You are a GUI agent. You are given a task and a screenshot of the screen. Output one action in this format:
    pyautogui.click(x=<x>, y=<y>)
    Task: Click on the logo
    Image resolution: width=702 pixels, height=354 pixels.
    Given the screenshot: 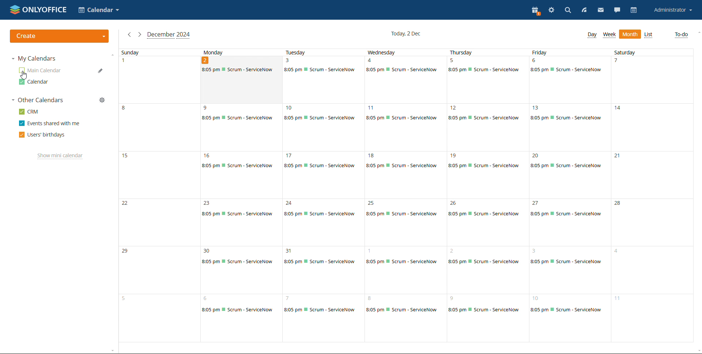 What is the action you would take?
    pyautogui.click(x=38, y=10)
    